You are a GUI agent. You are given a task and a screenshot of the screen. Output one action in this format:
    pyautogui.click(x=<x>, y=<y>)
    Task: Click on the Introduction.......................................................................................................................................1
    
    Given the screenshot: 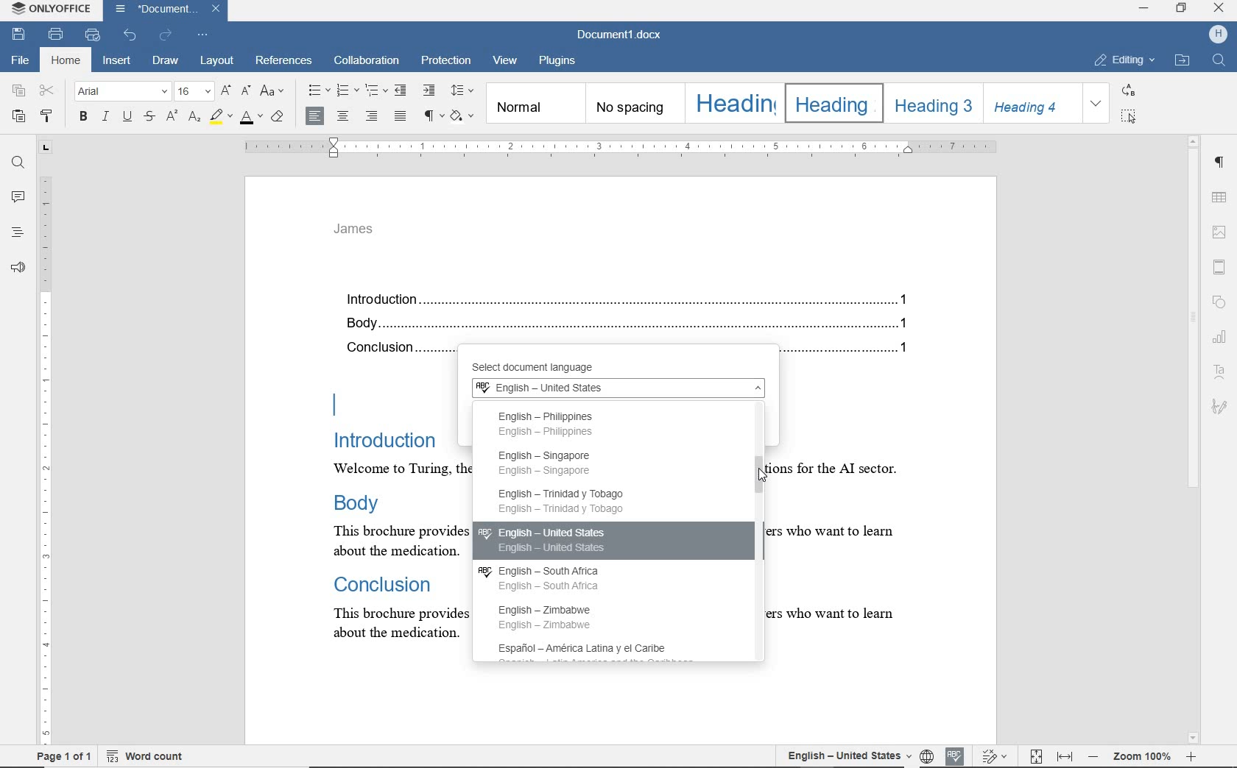 What is the action you would take?
    pyautogui.click(x=632, y=301)
    